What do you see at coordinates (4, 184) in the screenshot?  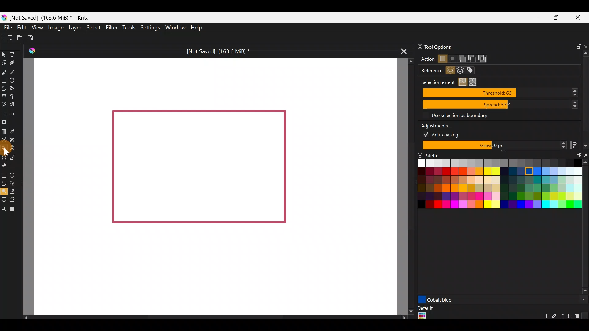 I see `Polygonal section tool` at bounding box center [4, 184].